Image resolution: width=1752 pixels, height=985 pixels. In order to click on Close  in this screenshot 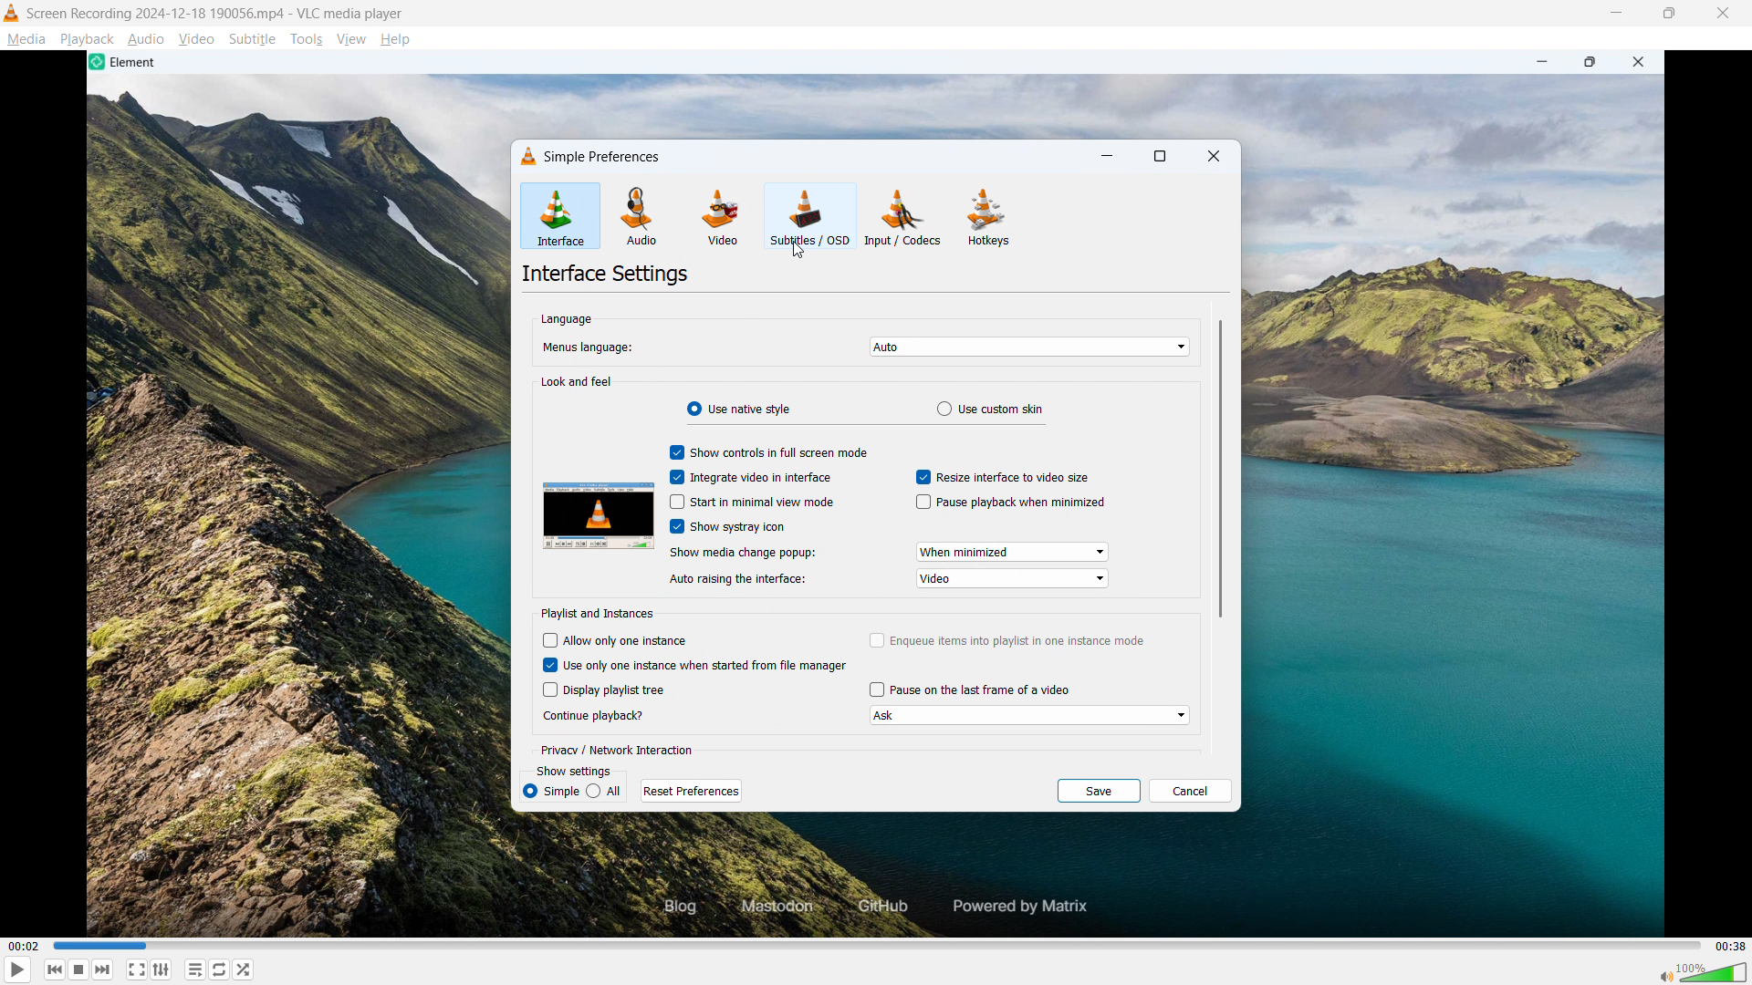, I will do `click(1723, 13)`.